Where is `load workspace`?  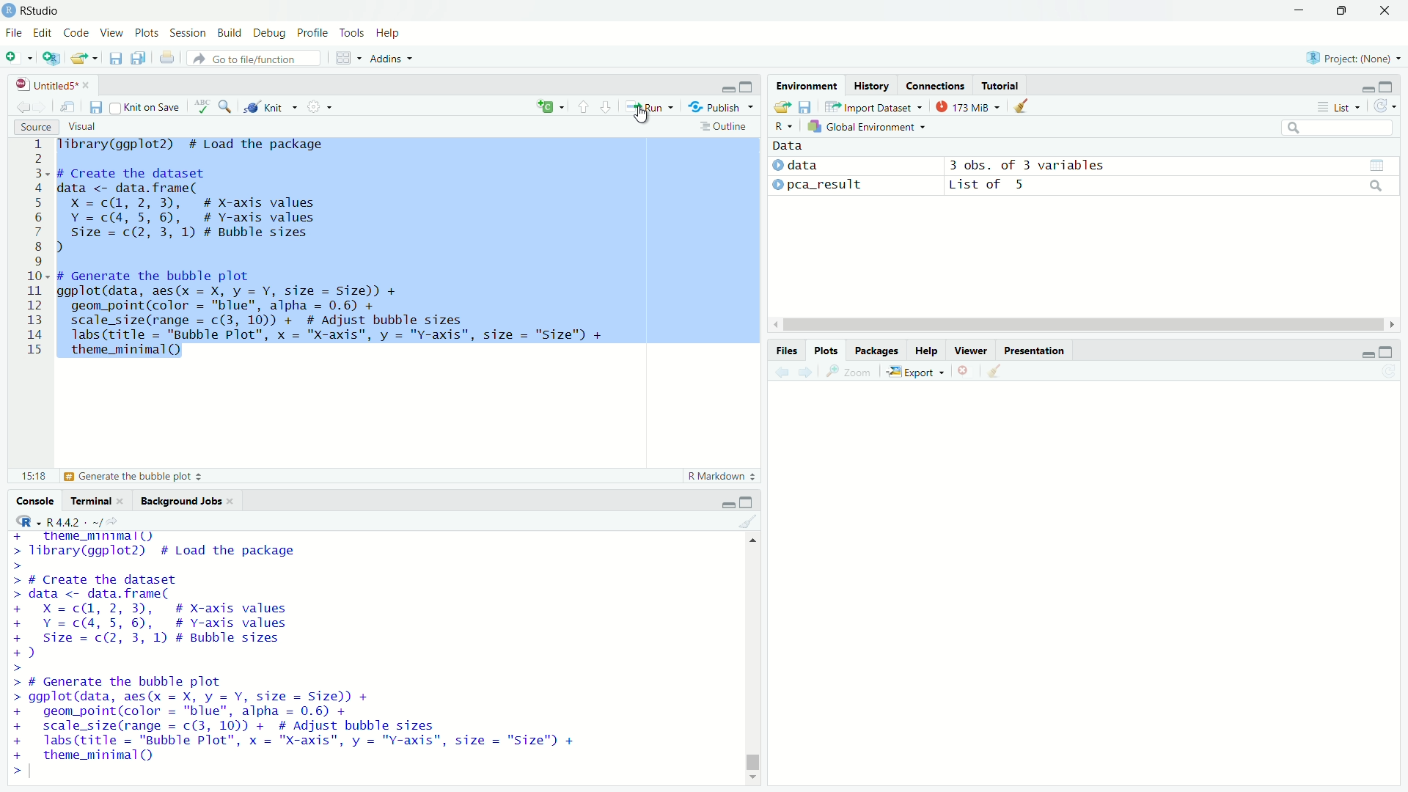
load workspace is located at coordinates (782, 108).